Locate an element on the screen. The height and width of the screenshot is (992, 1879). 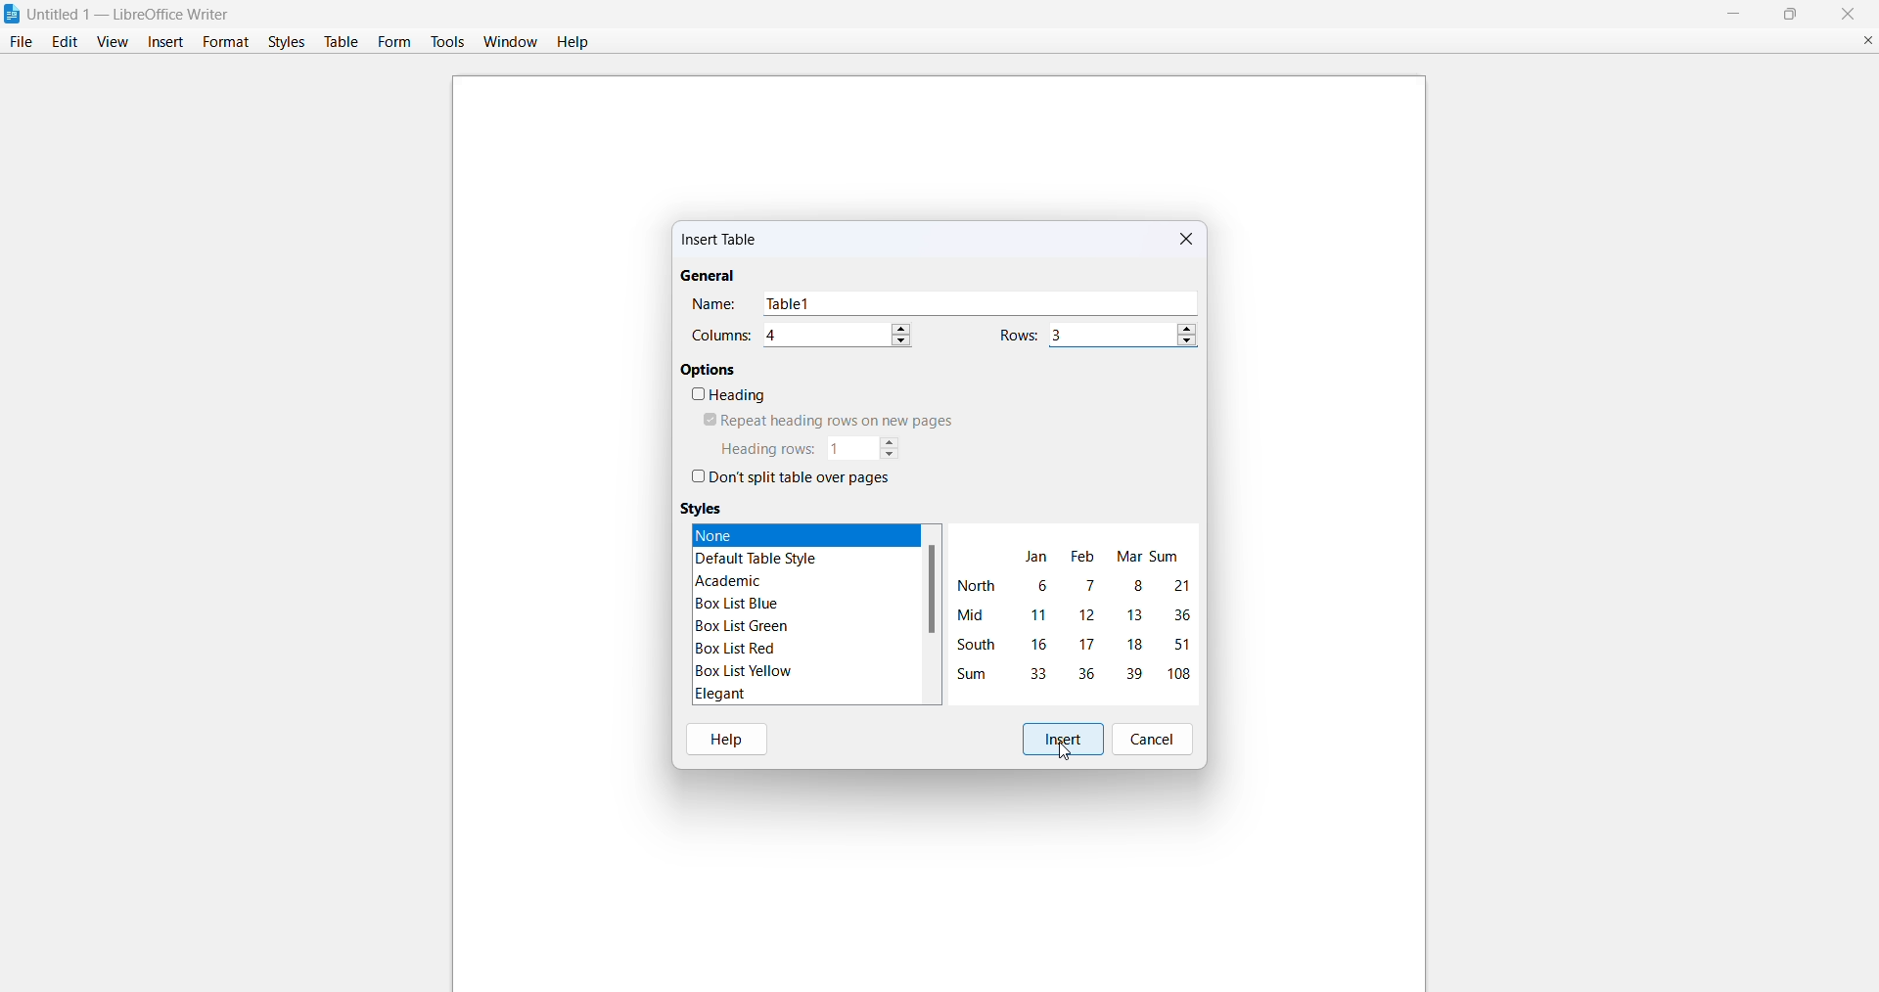
libreofficewriter logo is located at coordinates (12, 14).